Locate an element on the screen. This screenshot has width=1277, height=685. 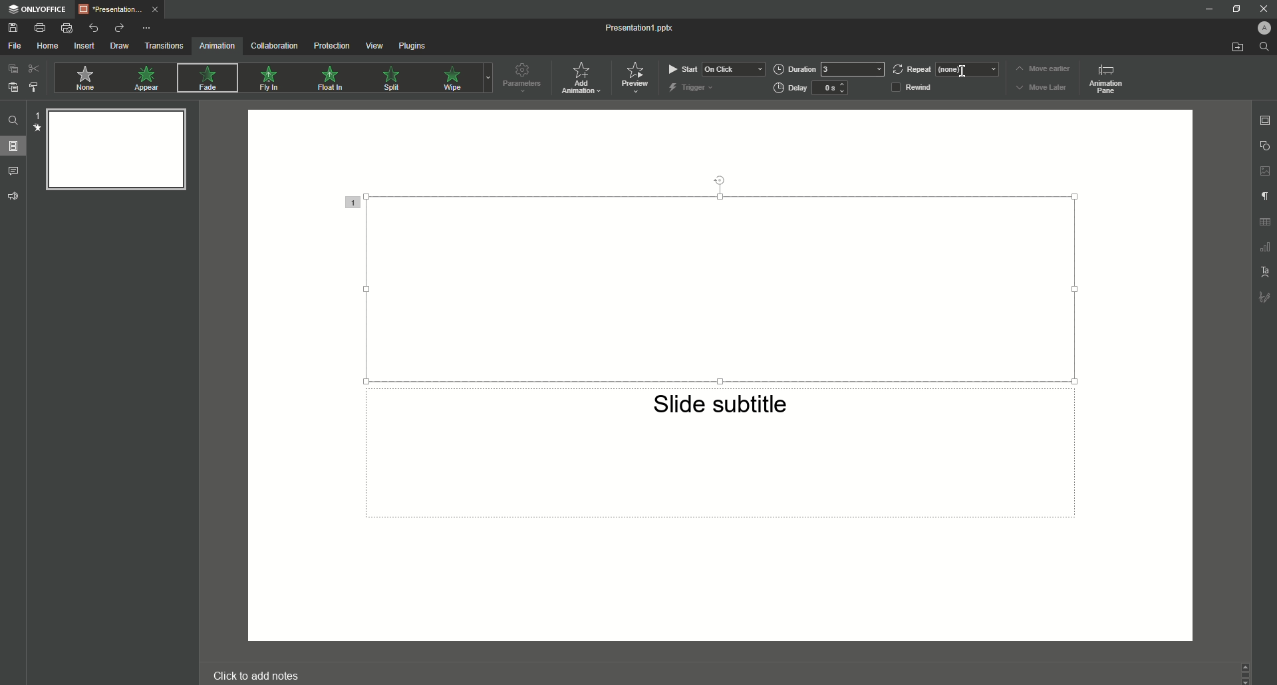
Move Later is located at coordinates (1044, 87).